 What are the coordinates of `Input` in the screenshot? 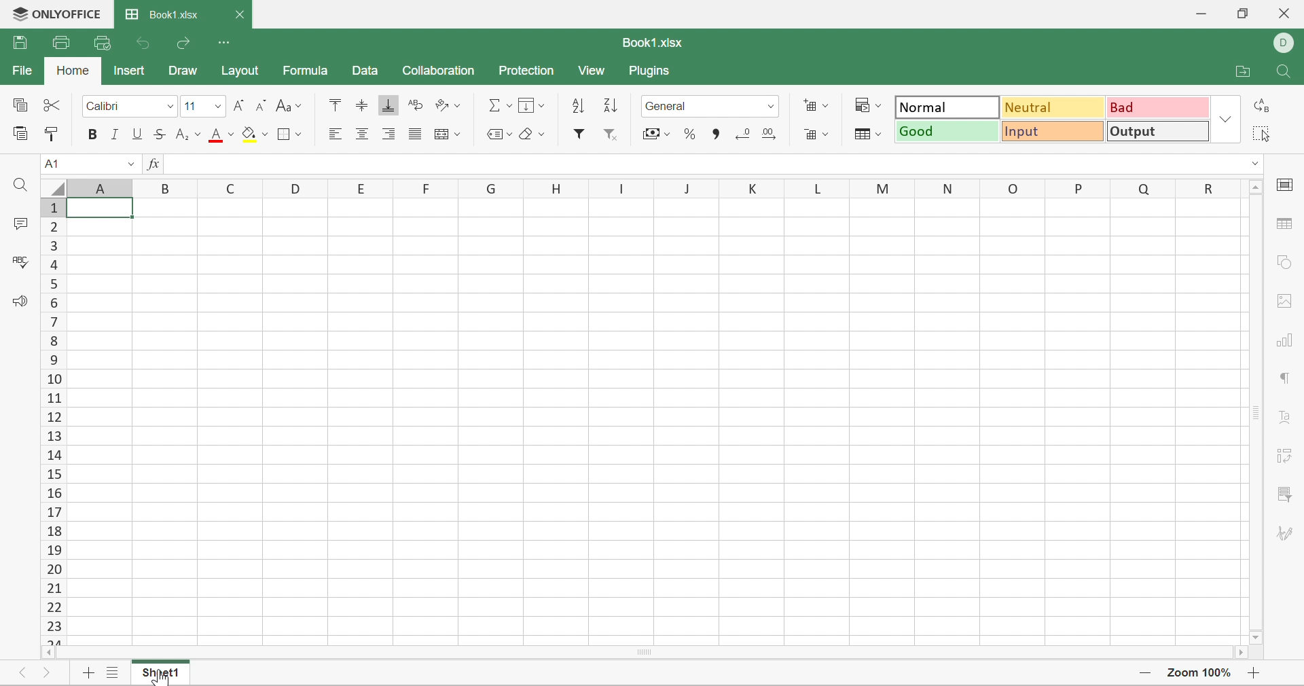 It's located at (1053, 130).